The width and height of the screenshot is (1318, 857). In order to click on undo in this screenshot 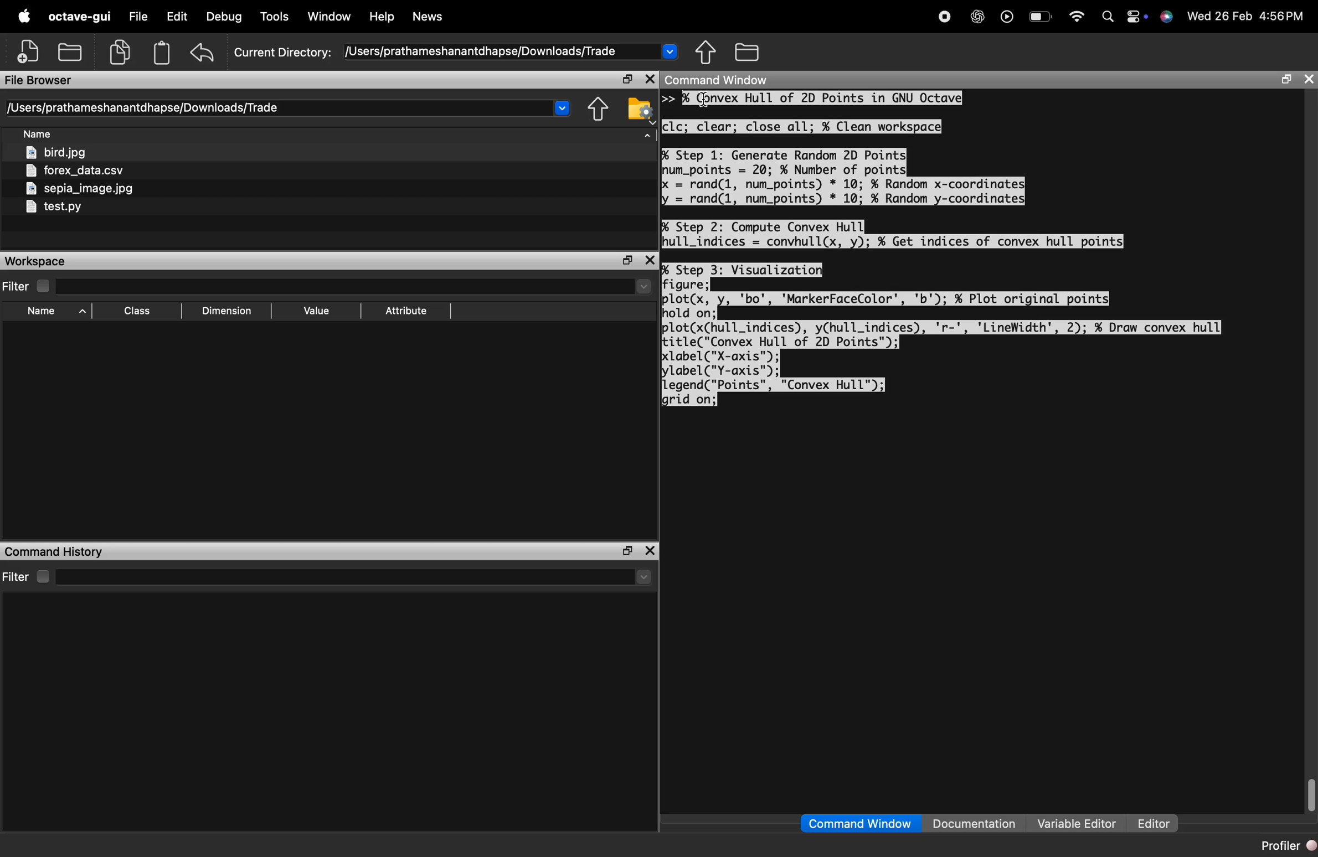, I will do `click(204, 53)`.